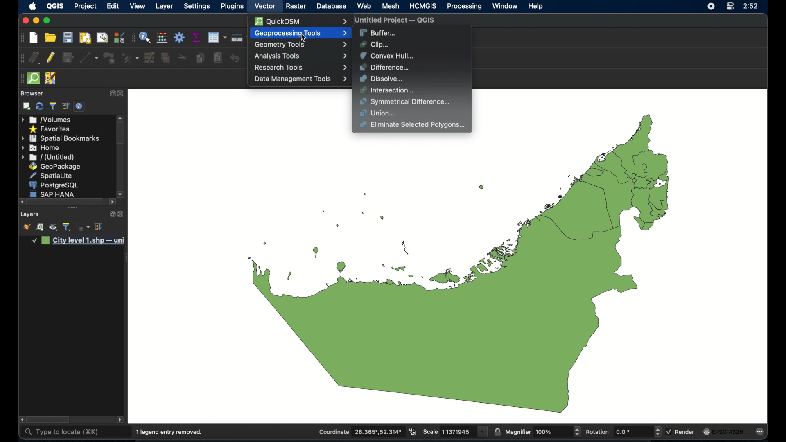 The width and height of the screenshot is (786, 442). Describe the element at coordinates (378, 32) in the screenshot. I see `buffer` at that location.